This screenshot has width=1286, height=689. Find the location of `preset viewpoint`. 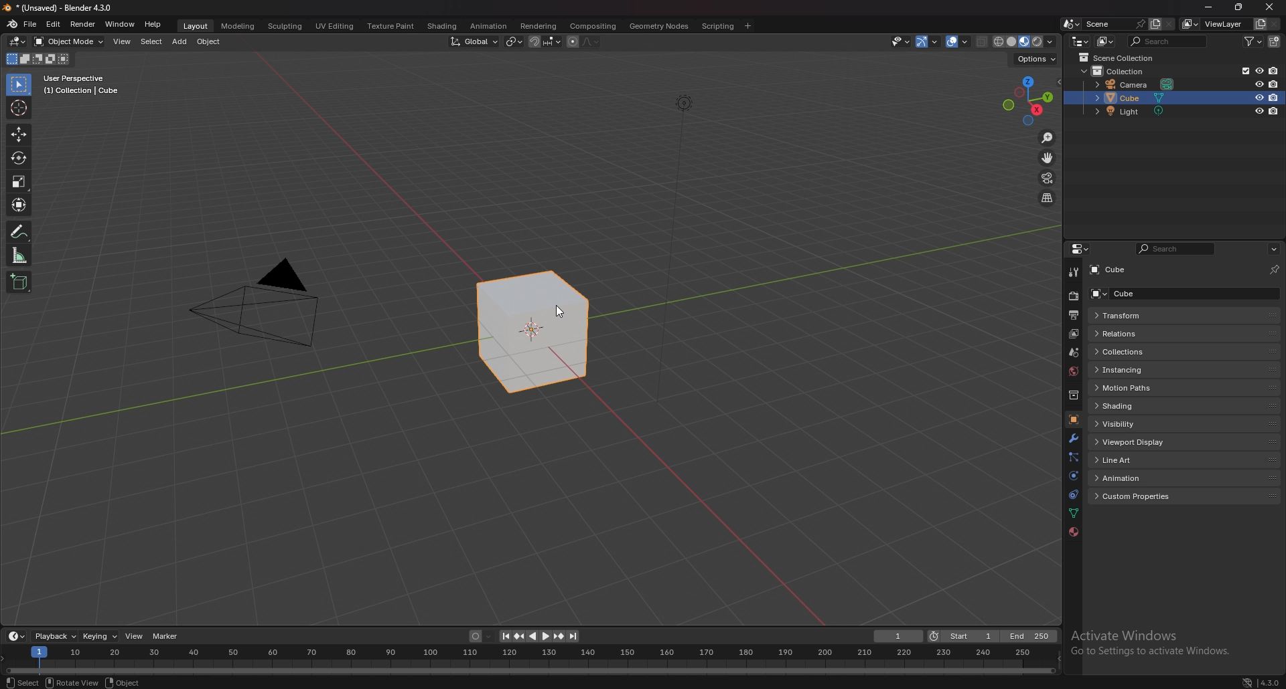

preset viewpoint is located at coordinates (1027, 100).